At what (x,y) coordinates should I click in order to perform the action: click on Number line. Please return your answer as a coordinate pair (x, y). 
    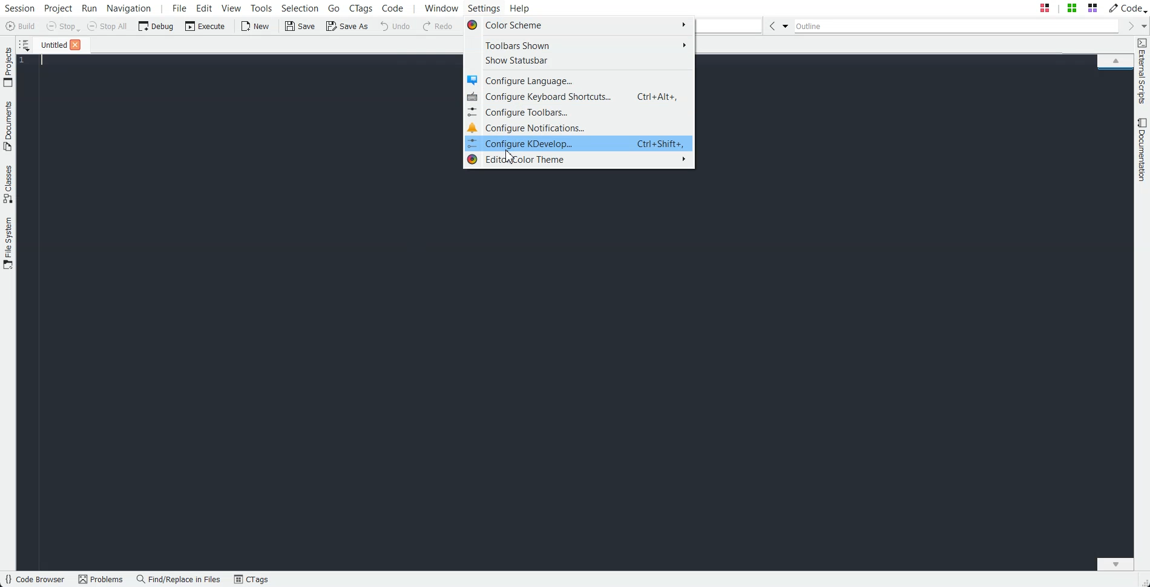
    Looking at the image, I should click on (25, 61).